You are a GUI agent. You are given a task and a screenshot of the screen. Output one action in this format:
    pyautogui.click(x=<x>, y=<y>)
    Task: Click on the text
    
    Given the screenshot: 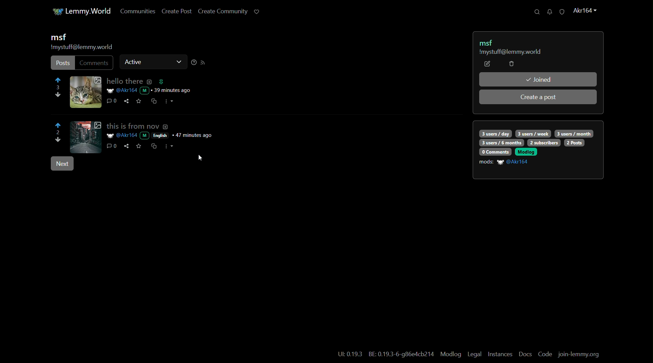 What is the action you would take?
    pyautogui.click(x=350, y=354)
    